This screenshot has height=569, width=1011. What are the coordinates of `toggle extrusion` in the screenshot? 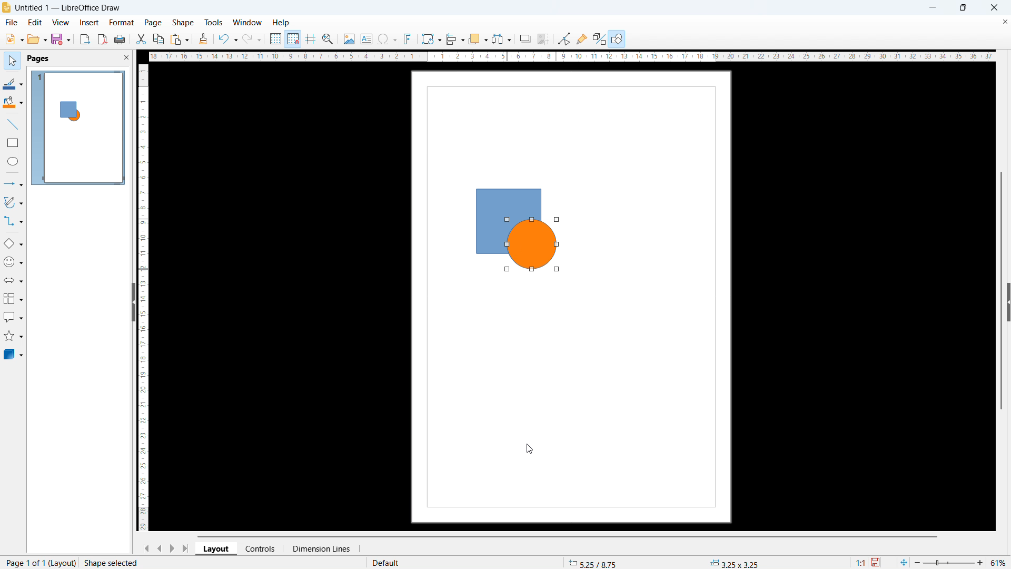 It's located at (599, 38).